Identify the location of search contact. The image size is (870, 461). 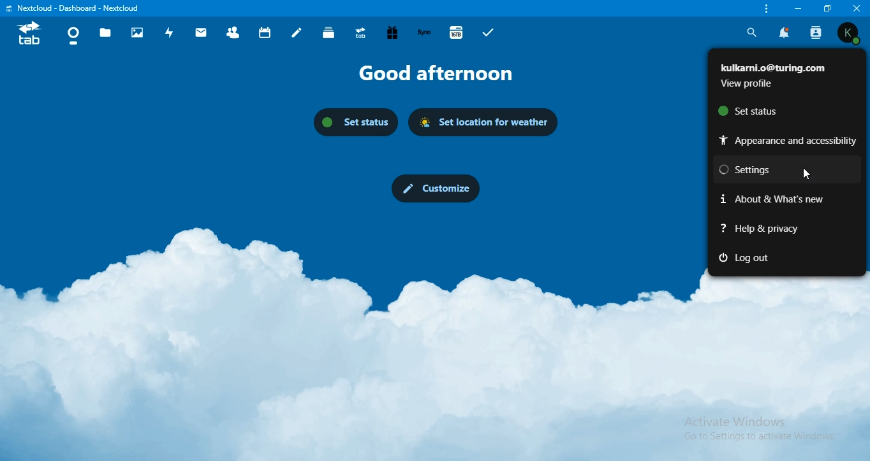
(817, 32).